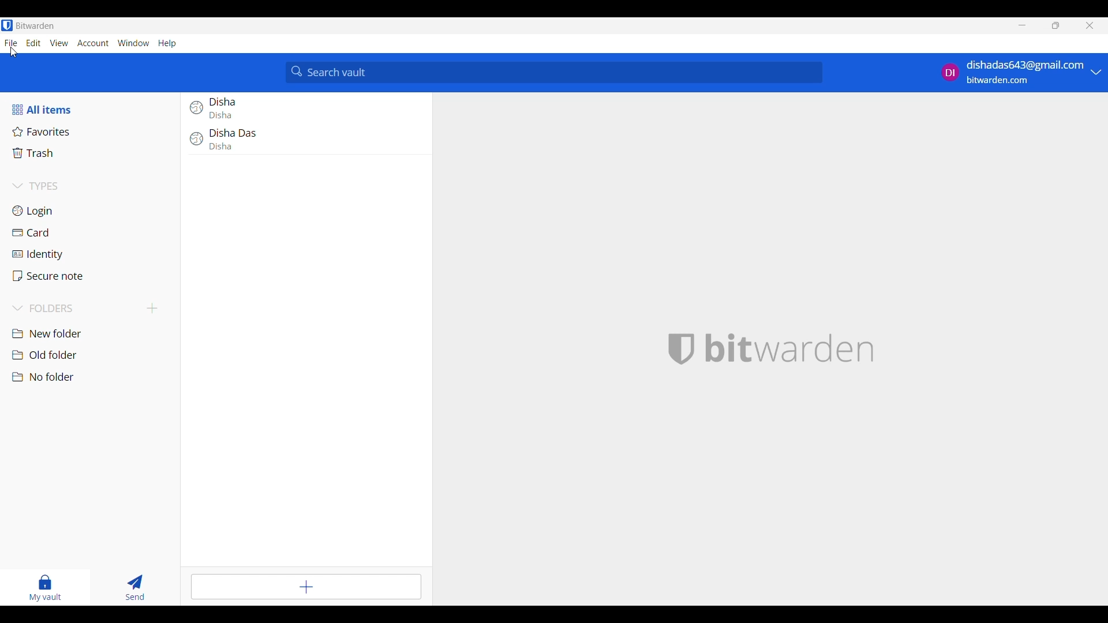 The image size is (1108, 623). What do you see at coordinates (135, 587) in the screenshot?
I see `Send` at bounding box center [135, 587].